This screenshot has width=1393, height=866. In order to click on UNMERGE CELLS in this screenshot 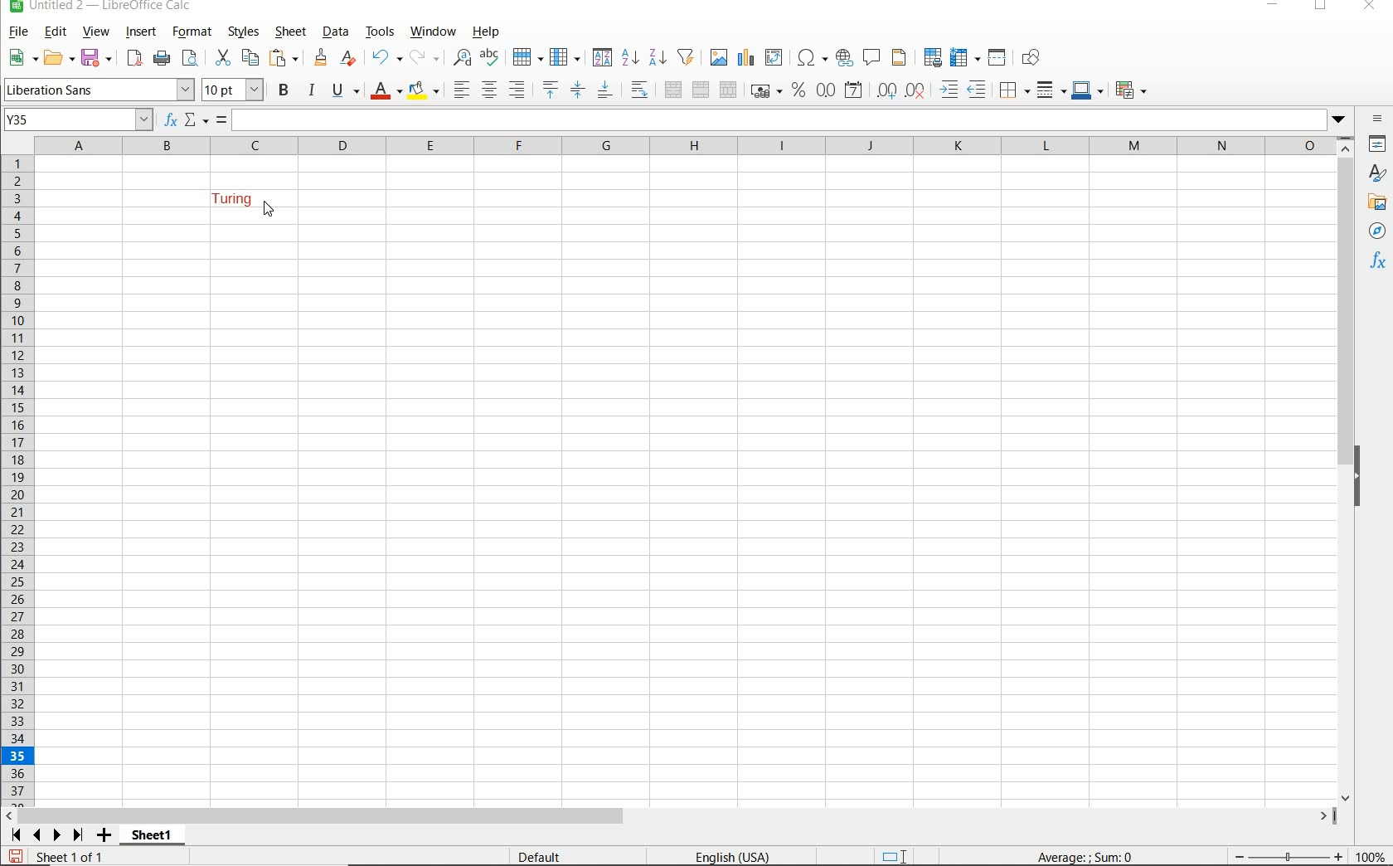, I will do `click(729, 90)`.